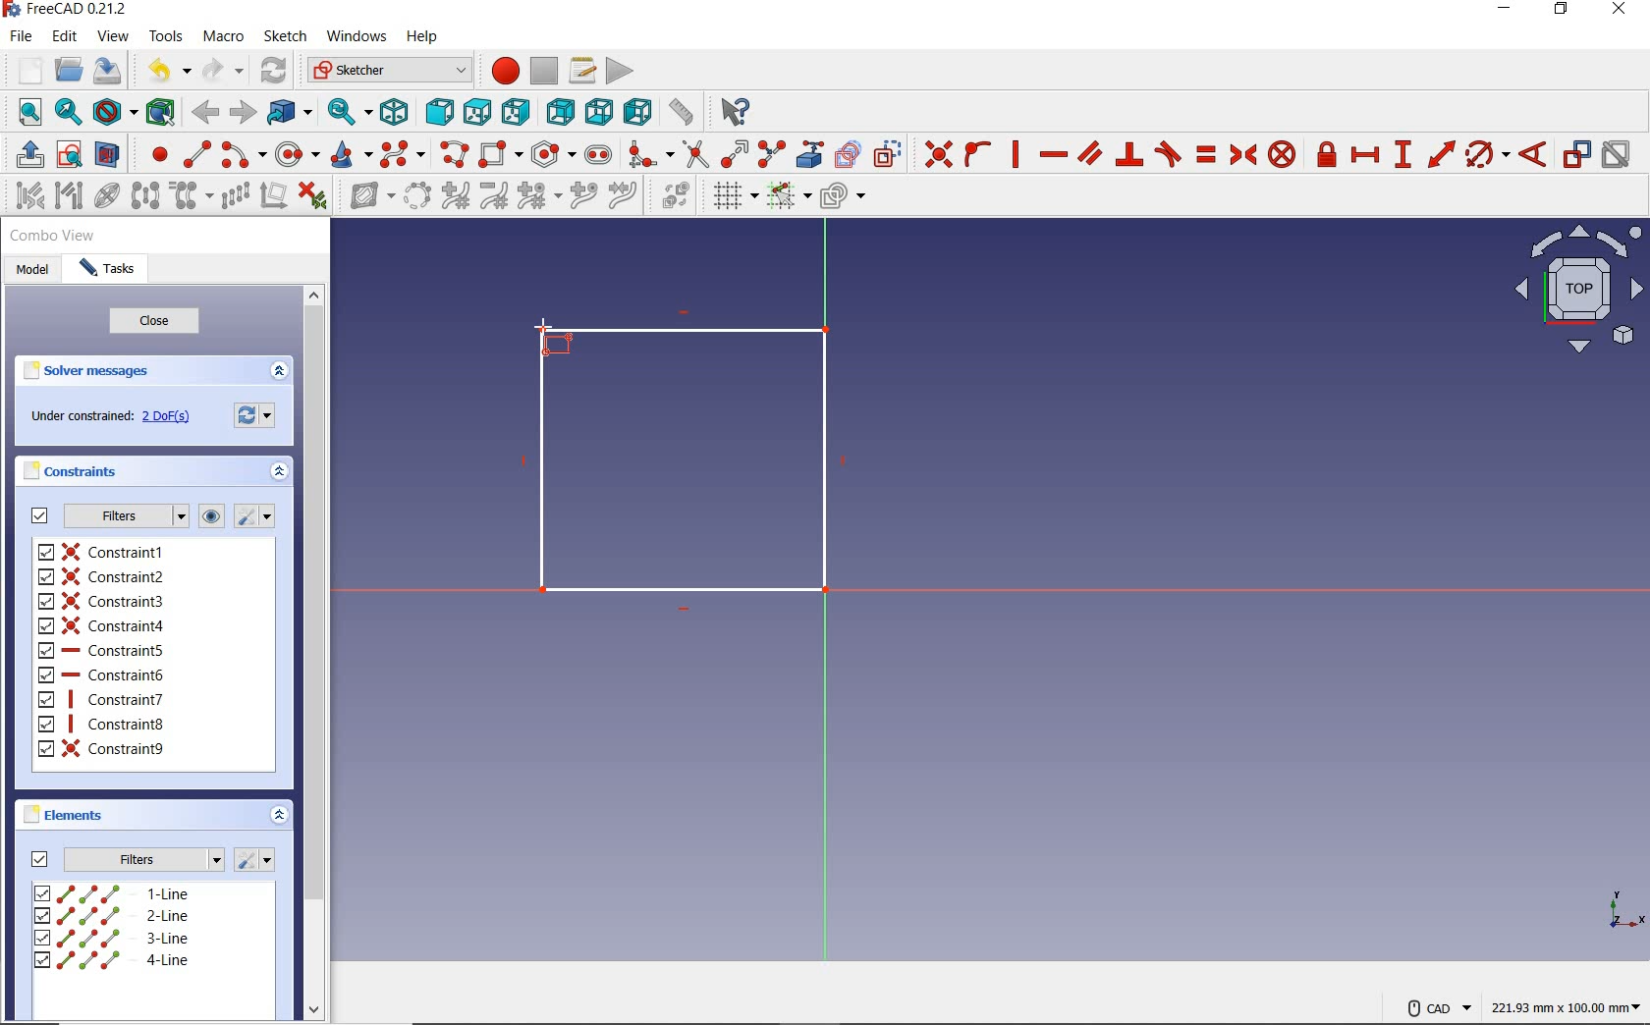 Image resolution: width=1650 pixels, height=1025 pixels. What do you see at coordinates (1440, 155) in the screenshot?
I see `constrain distance` at bounding box center [1440, 155].